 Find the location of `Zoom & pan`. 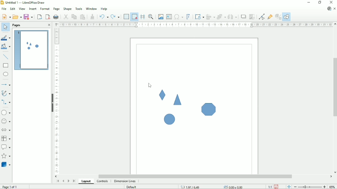

Zoom & pan is located at coordinates (151, 17).